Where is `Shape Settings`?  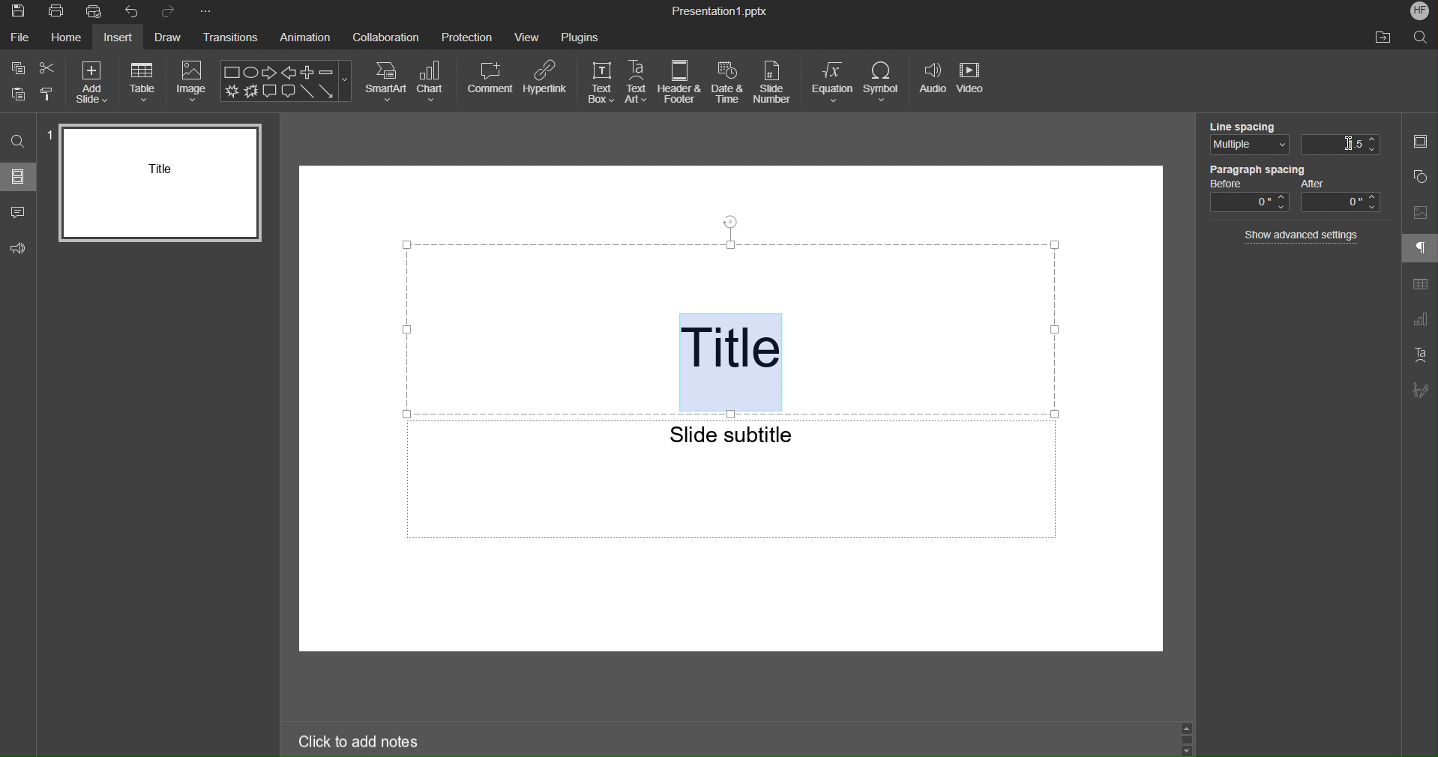 Shape Settings is located at coordinates (1419, 175).